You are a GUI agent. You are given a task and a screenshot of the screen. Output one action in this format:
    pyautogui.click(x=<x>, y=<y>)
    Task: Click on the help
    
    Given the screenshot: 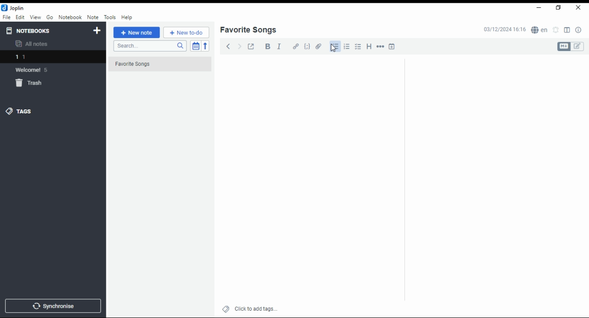 What is the action you would take?
    pyautogui.click(x=127, y=17)
    